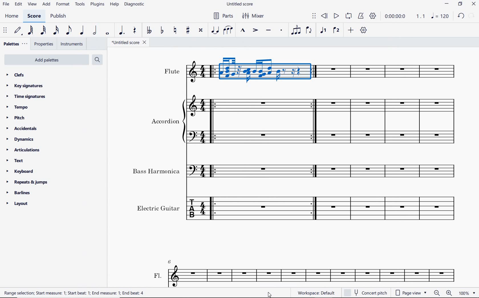 The height and width of the screenshot is (298, 479). What do you see at coordinates (18, 192) in the screenshot?
I see `barlines` at bounding box center [18, 192].